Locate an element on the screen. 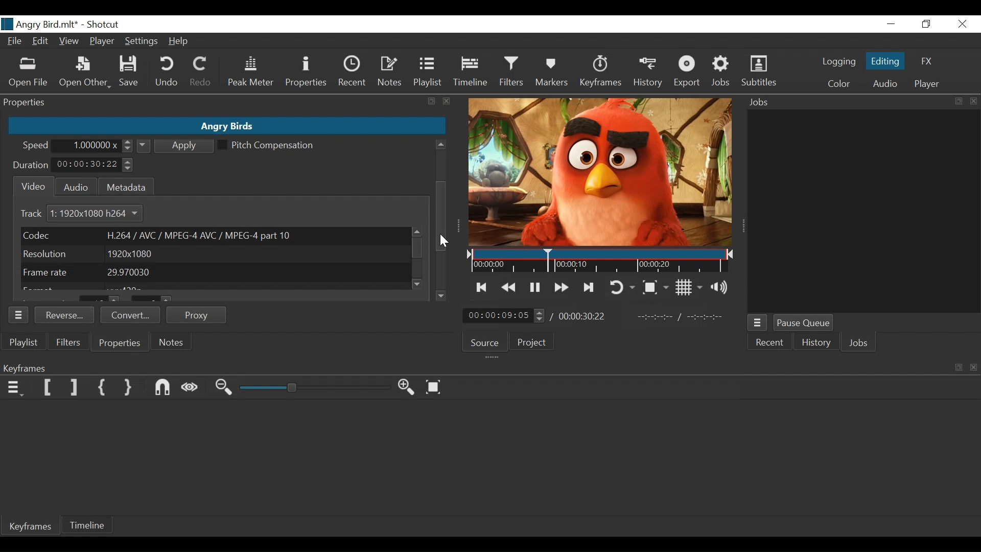 Image resolution: width=981 pixels, height=552 pixels. Set Filter last is located at coordinates (74, 388).